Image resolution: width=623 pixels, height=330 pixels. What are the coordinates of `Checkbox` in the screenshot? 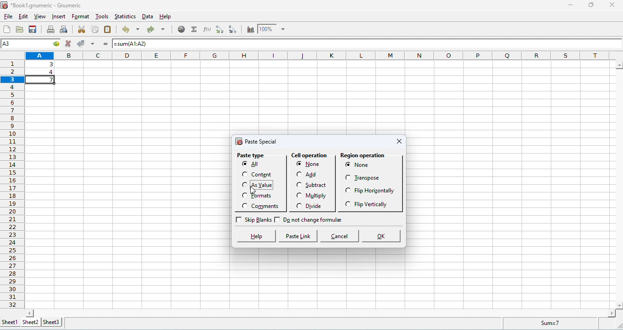 It's located at (243, 165).